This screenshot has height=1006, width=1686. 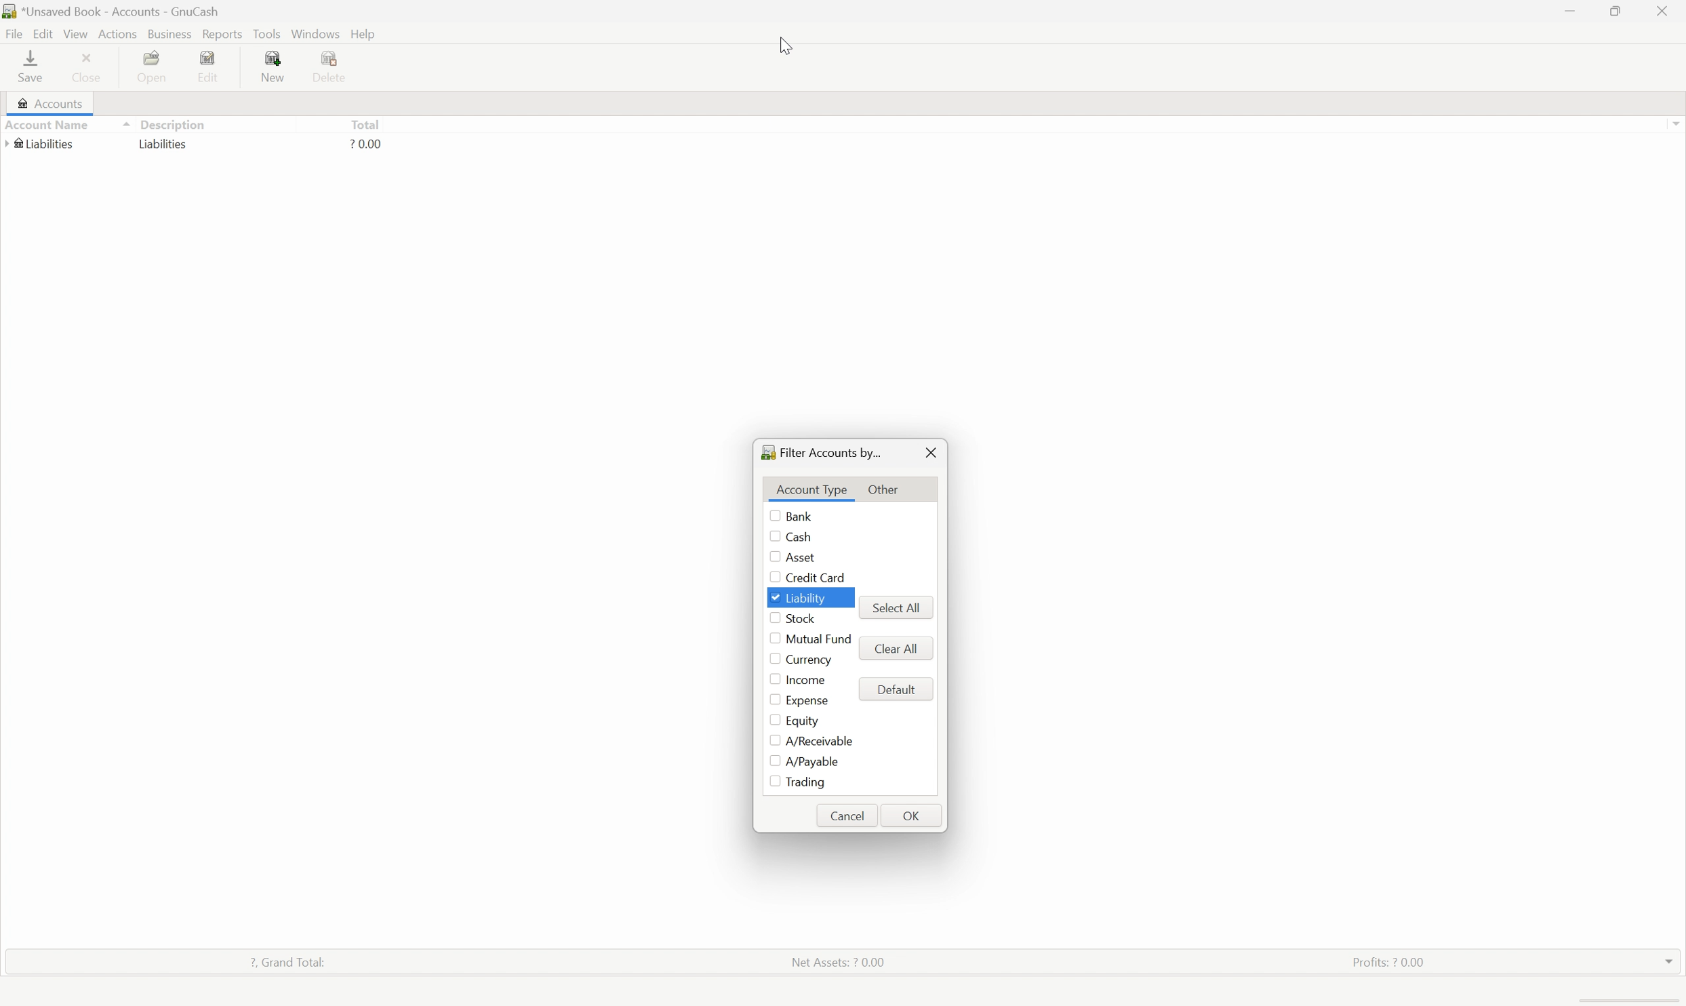 What do you see at coordinates (806, 681) in the screenshot?
I see `Income` at bounding box center [806, 681].